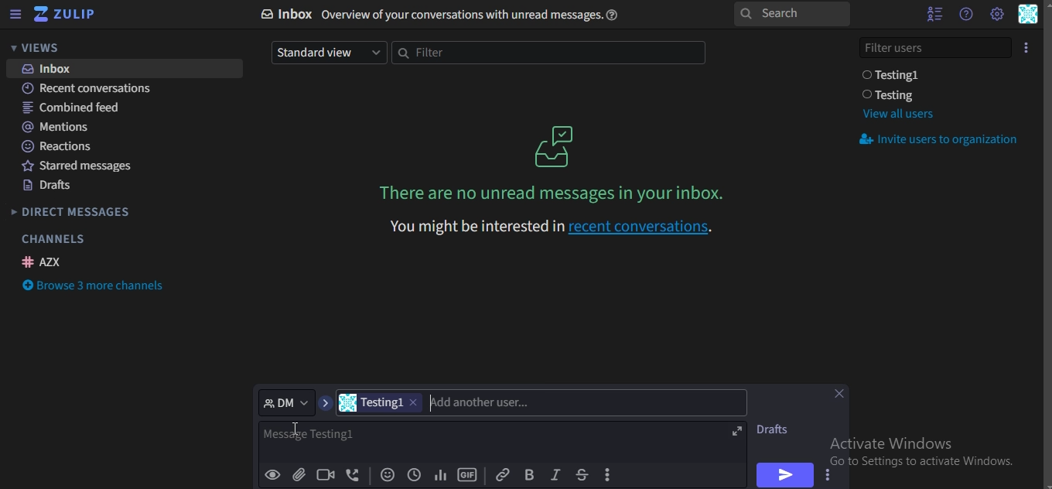  Describe the element at coordinates (59, 146) in the screenshot. I see `reactions` at that location.